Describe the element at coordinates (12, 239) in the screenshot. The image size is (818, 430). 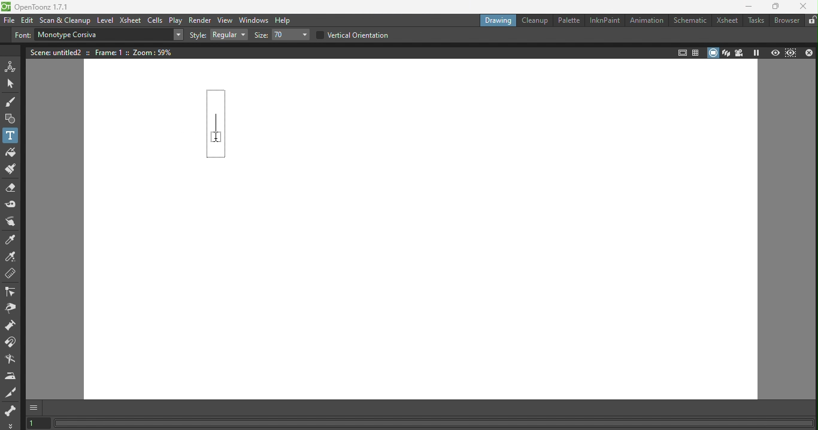
I see `Style picker tool` at that location.